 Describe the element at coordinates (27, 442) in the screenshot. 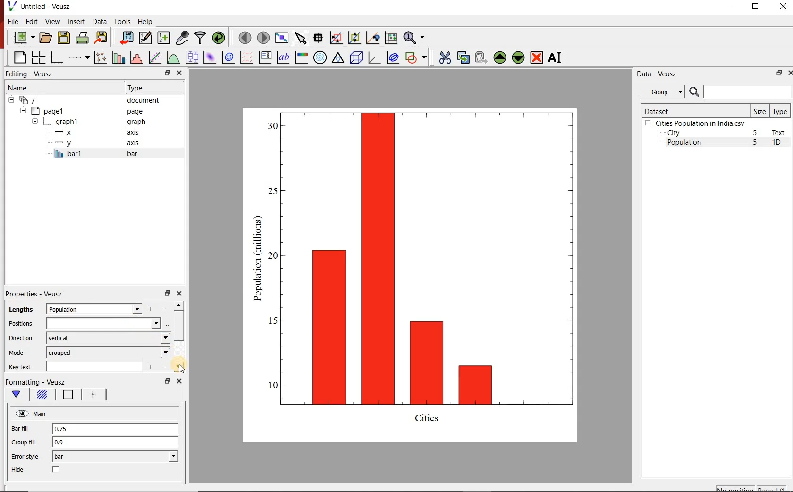

I see `Group fill` at that location.